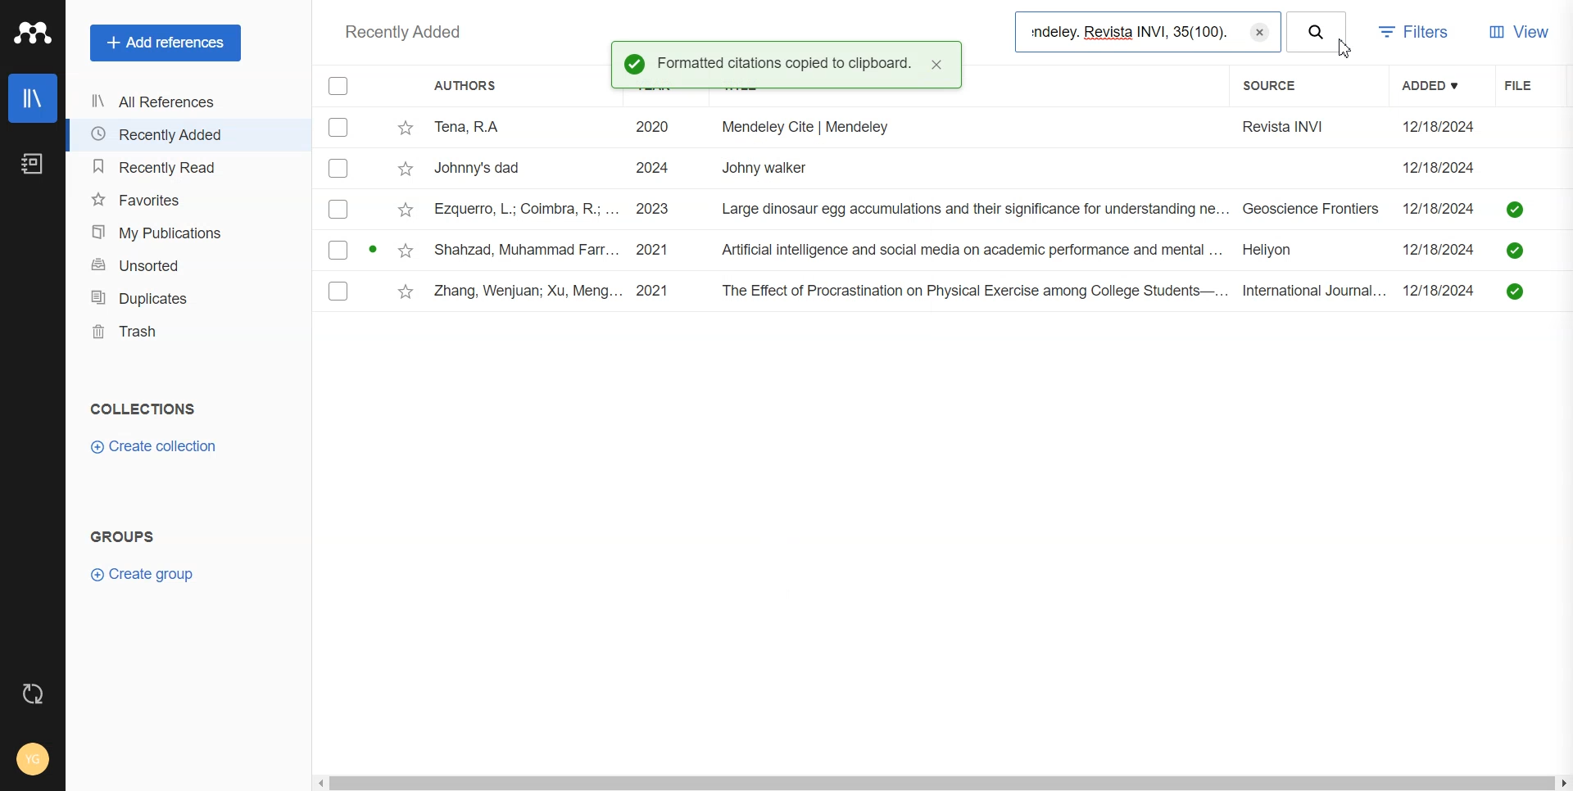 This screenshot has width=1573, height=791. Describe the element at coordinates (942, 784) in the screenshot. I see `Horizontal scroll bar` at that location.